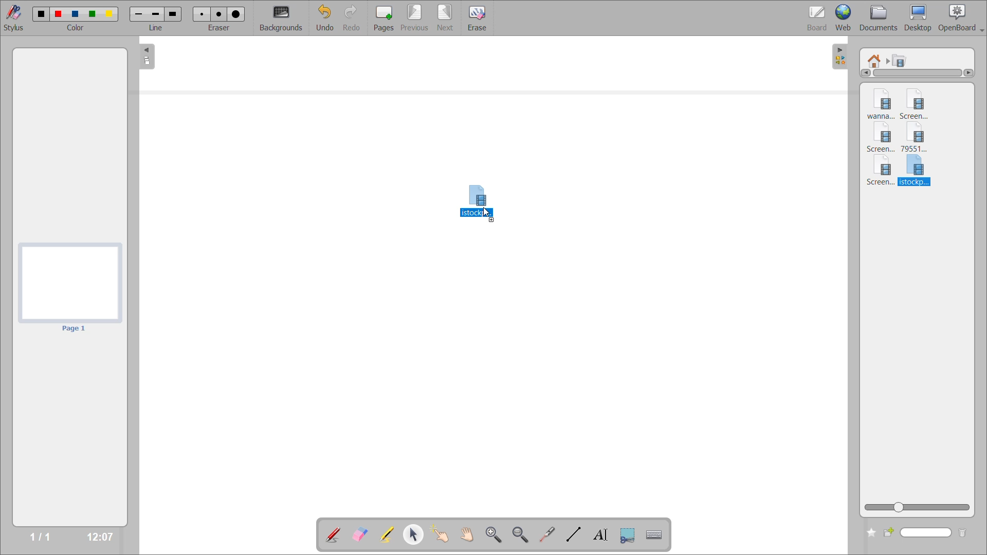  I want to click on capture part of screen, so click(627, 534).